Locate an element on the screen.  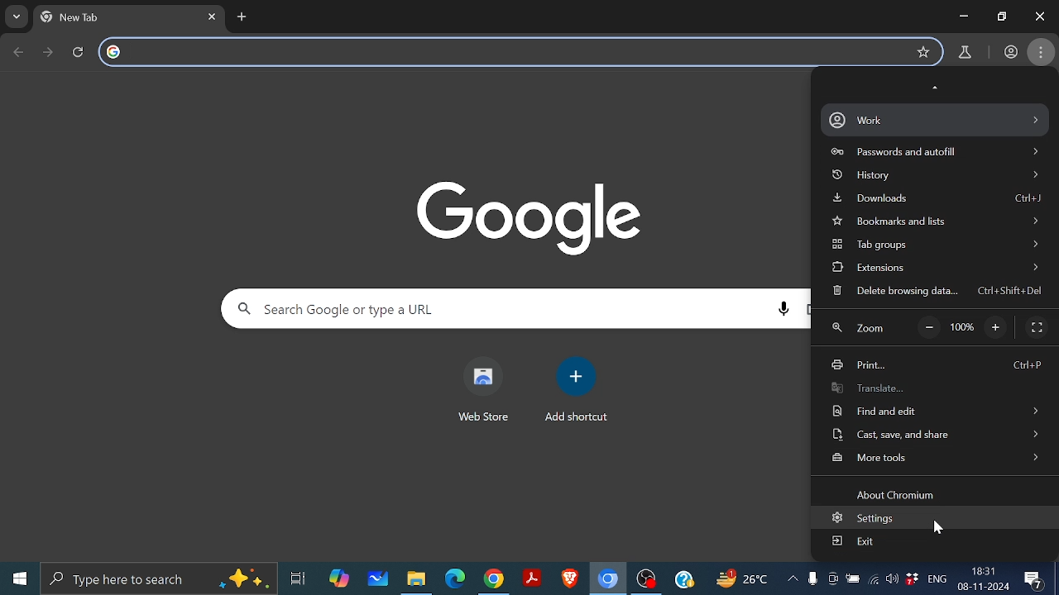
Cursor is located at coordinates (937, 528).